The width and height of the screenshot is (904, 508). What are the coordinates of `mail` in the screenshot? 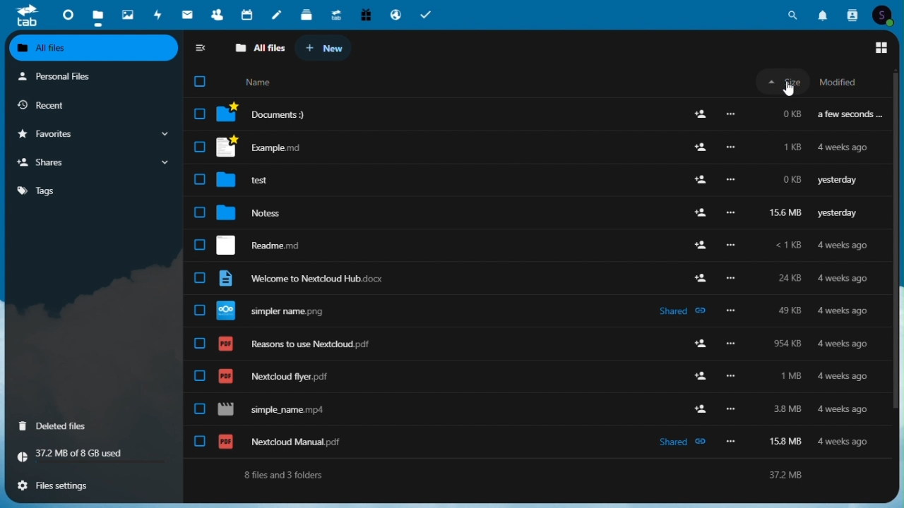 It's located at (187, 14).